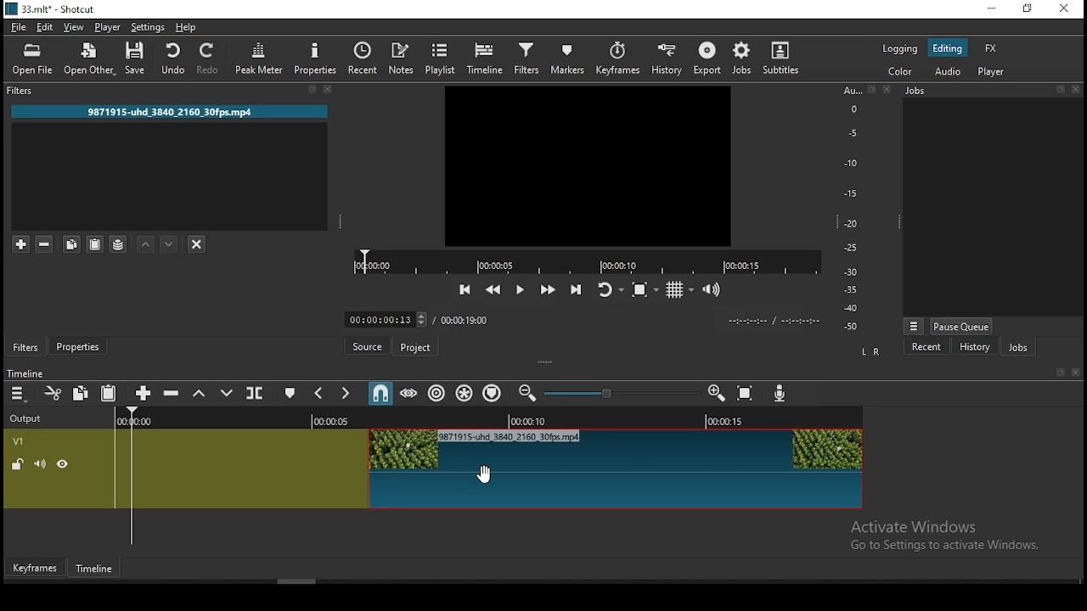 This screenshot has height=611, width=1087. I want to click on history, so click(973, 346).